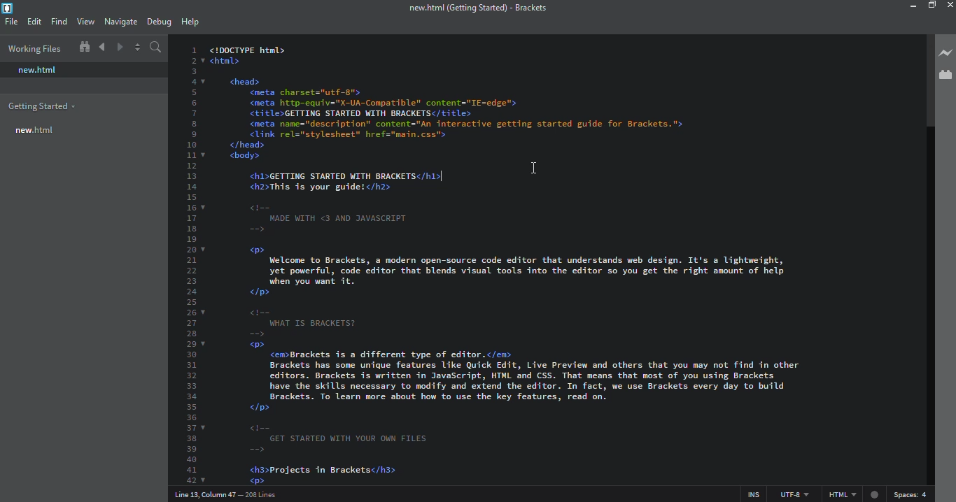  Describe the element at coordinates (518, 328) in the screenshot. I see `test code` at that location.